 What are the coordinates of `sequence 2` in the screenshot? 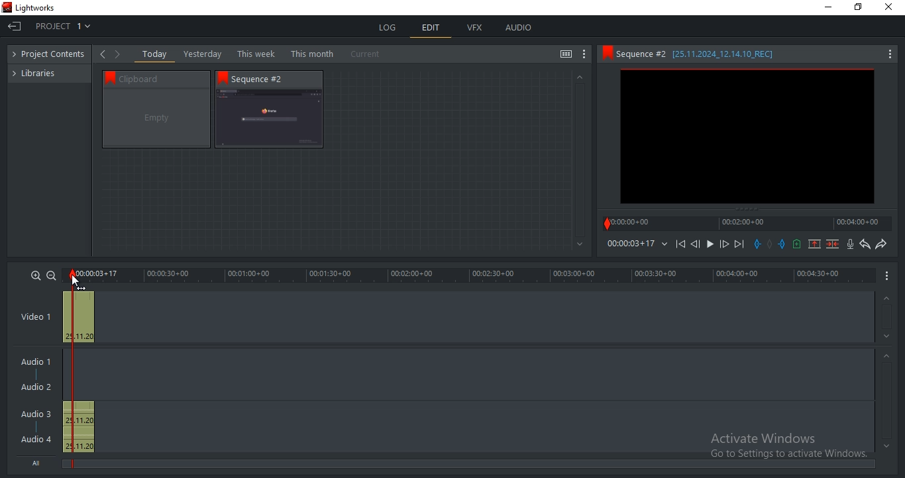 It's located at (269, 119).